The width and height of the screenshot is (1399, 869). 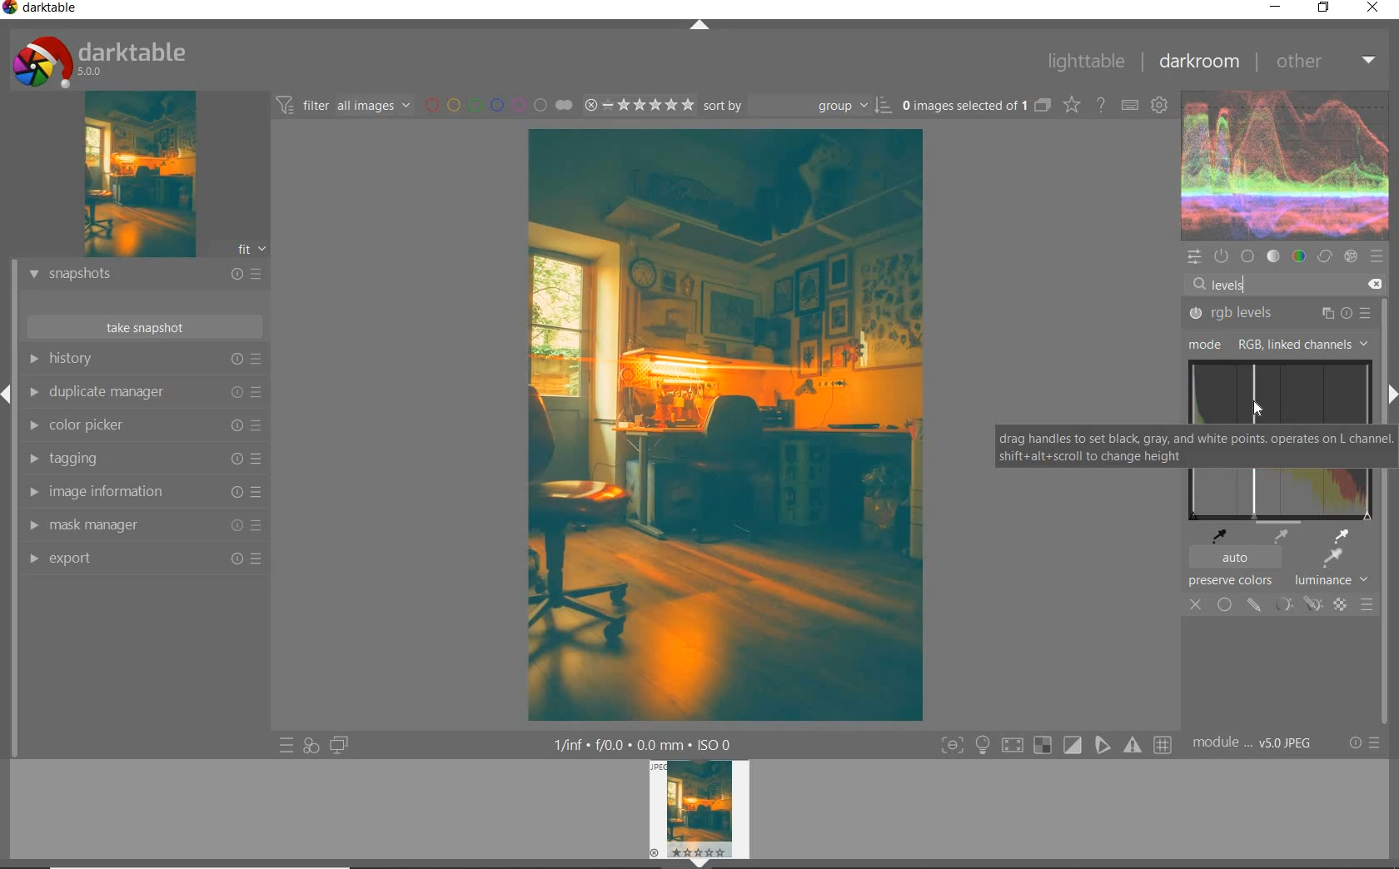 I want to click on snapshots, so click(x=144, y=276).